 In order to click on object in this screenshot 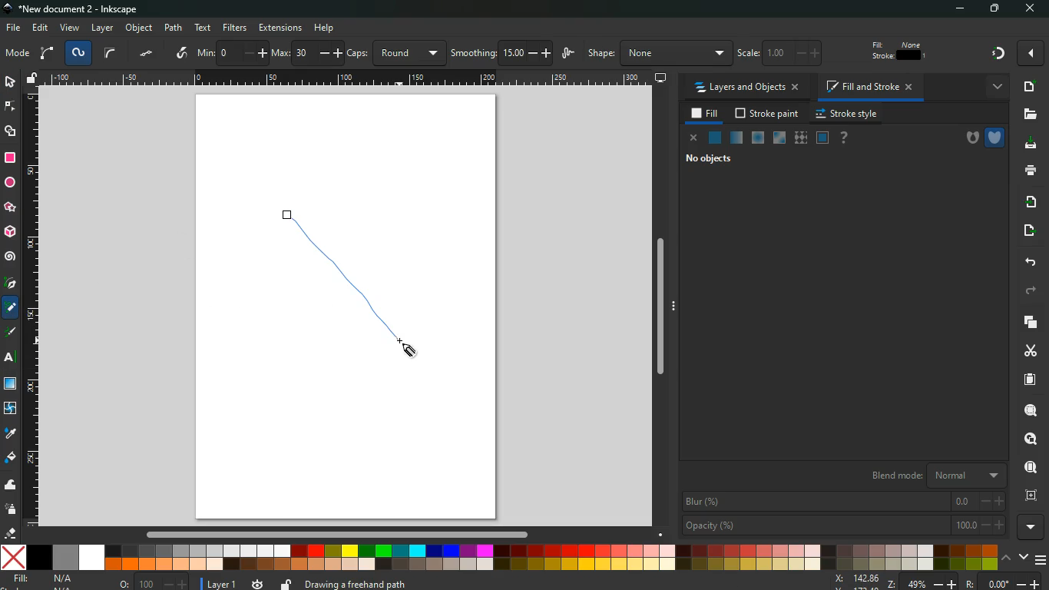, I will do `click(140, 27)`.